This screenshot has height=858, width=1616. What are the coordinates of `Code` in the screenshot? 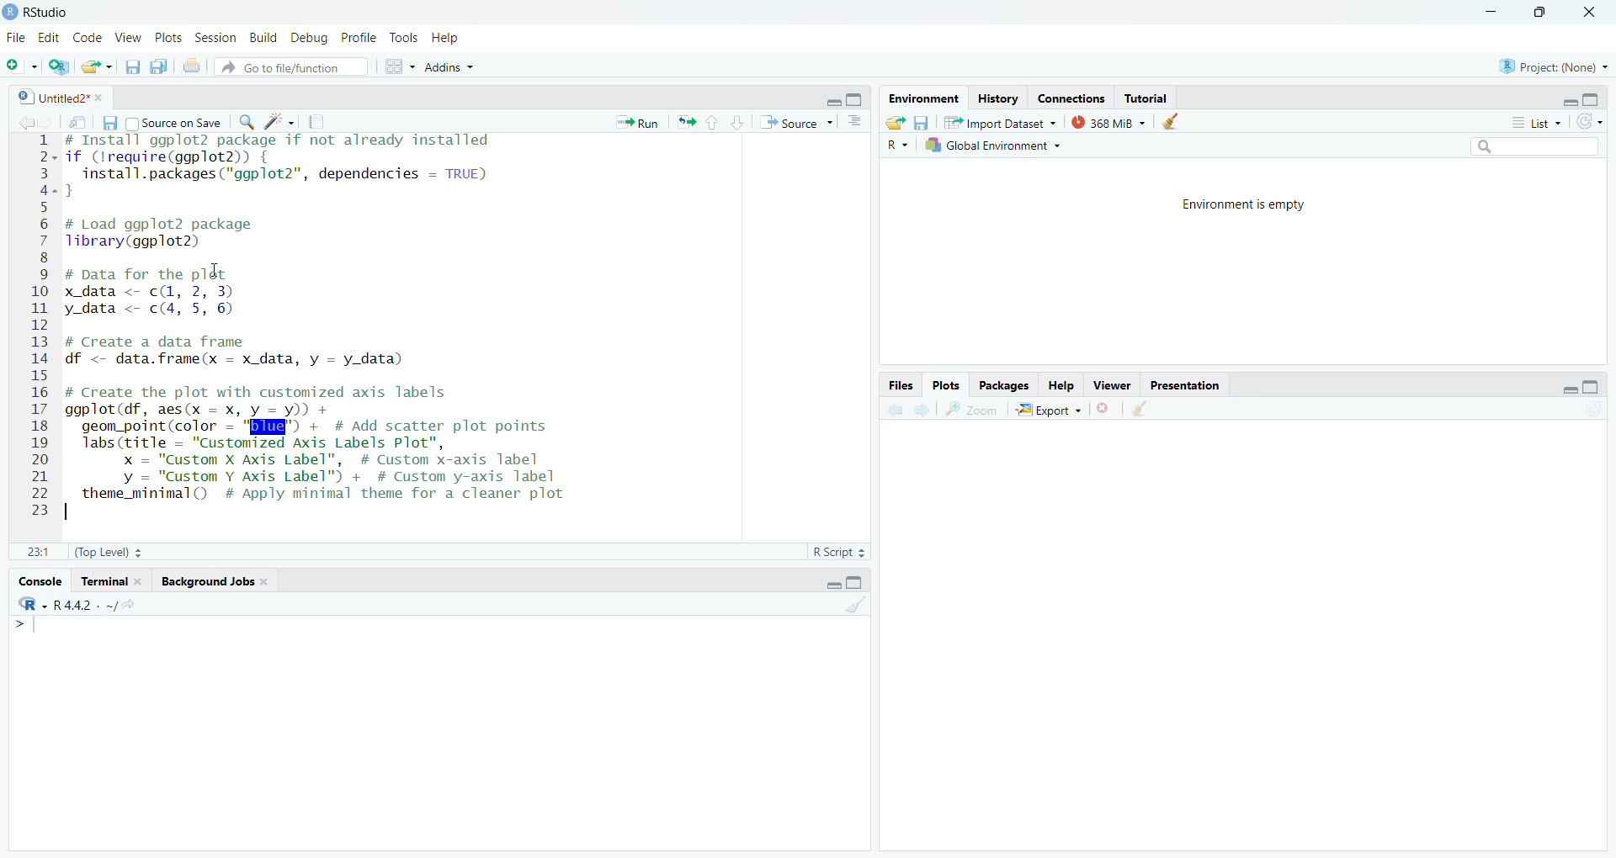 It's located at (88, 38).